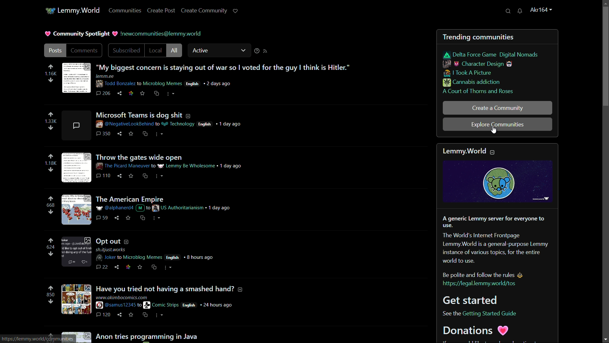 The height and width of the screenshot is (343, 609). I want to click on post-2, so click(169, 114).